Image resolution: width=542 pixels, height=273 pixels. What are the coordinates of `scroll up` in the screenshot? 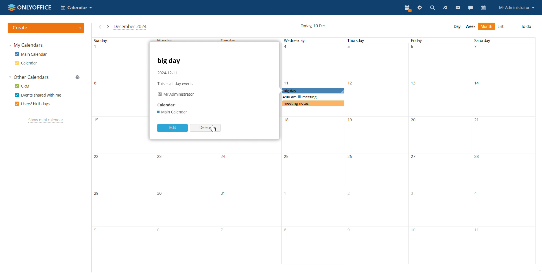 It's located at (539, 25).